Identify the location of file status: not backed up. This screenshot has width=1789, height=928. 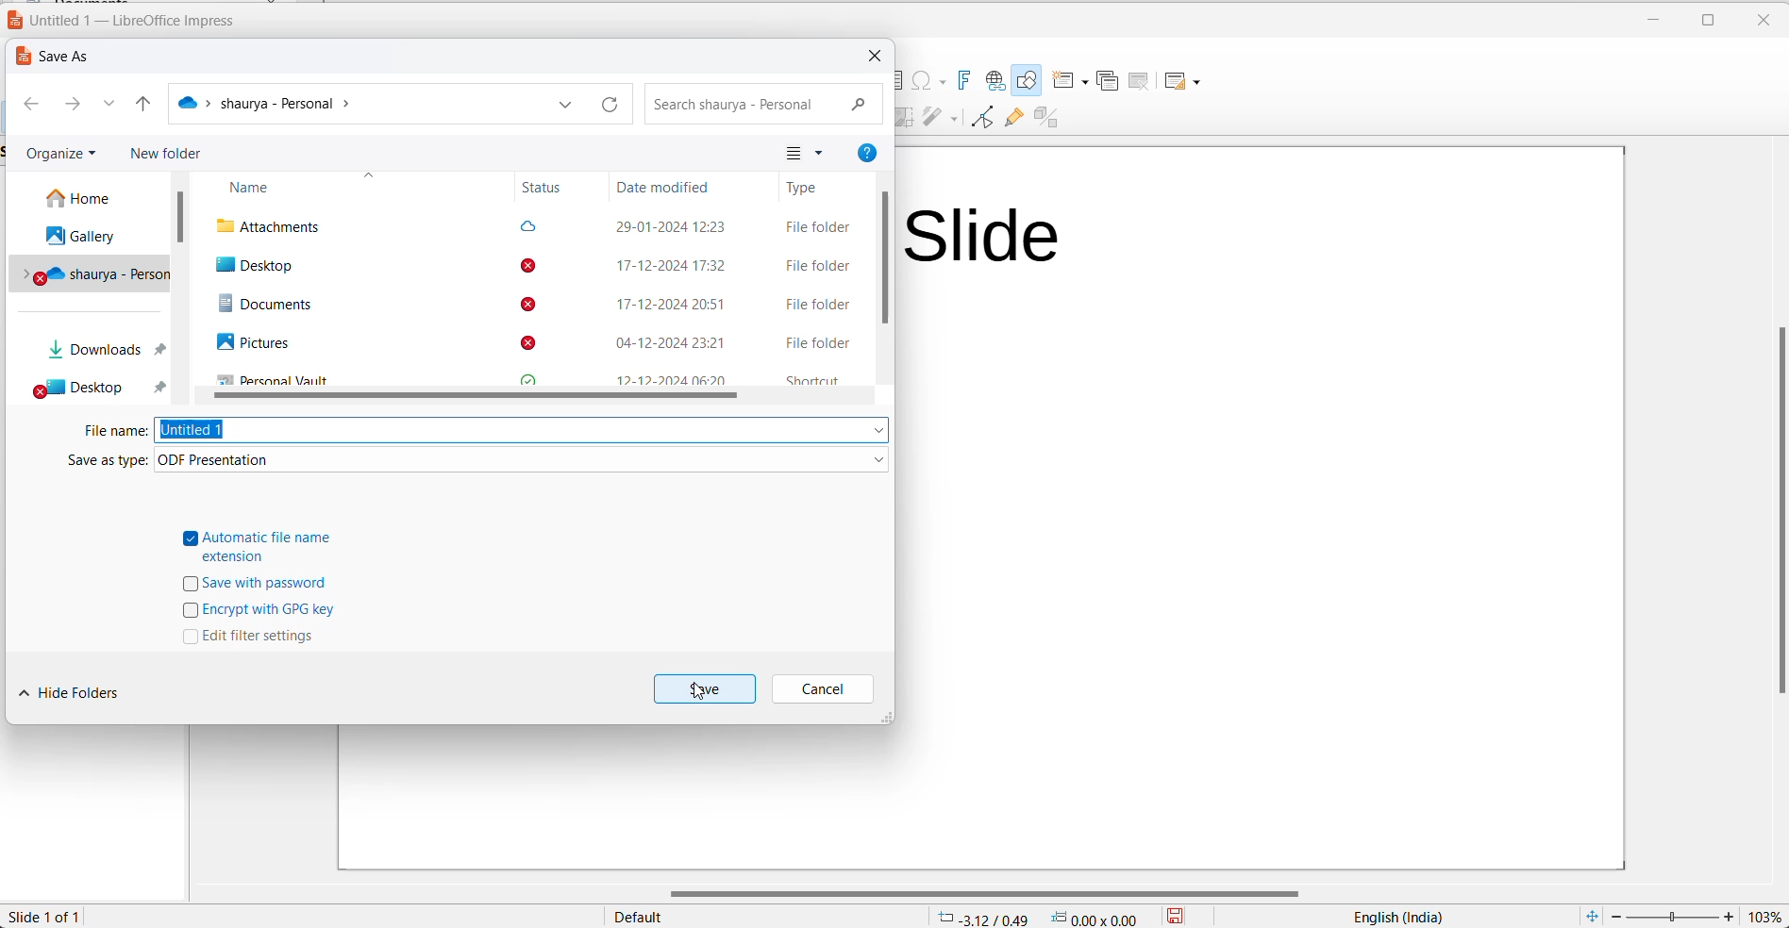
(527, 341).